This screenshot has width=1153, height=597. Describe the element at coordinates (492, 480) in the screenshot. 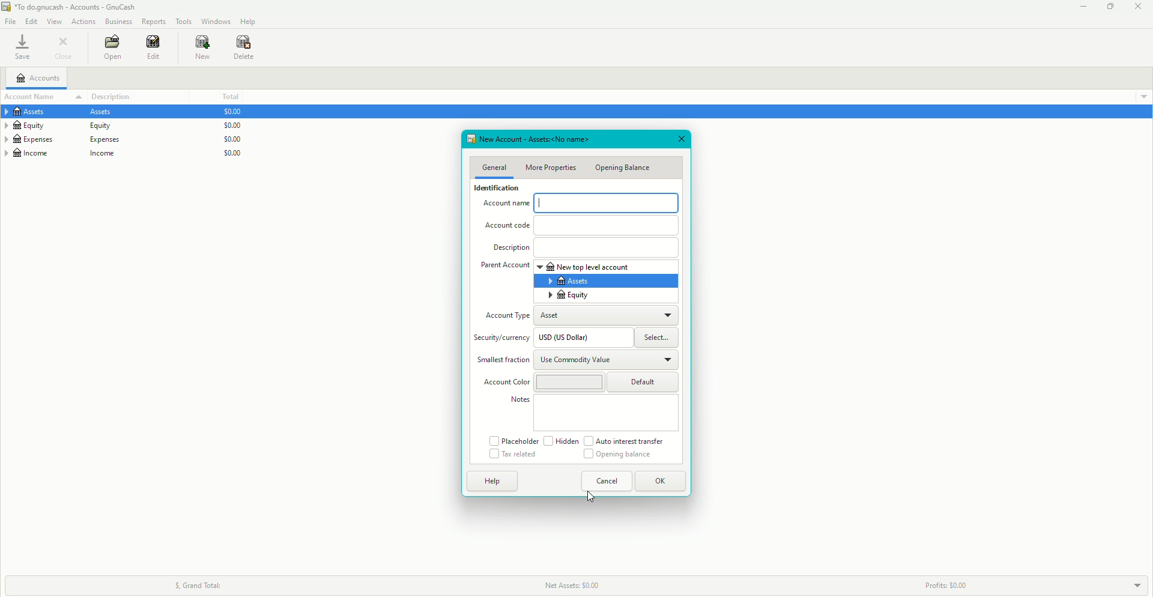

I see `Help` at that location.